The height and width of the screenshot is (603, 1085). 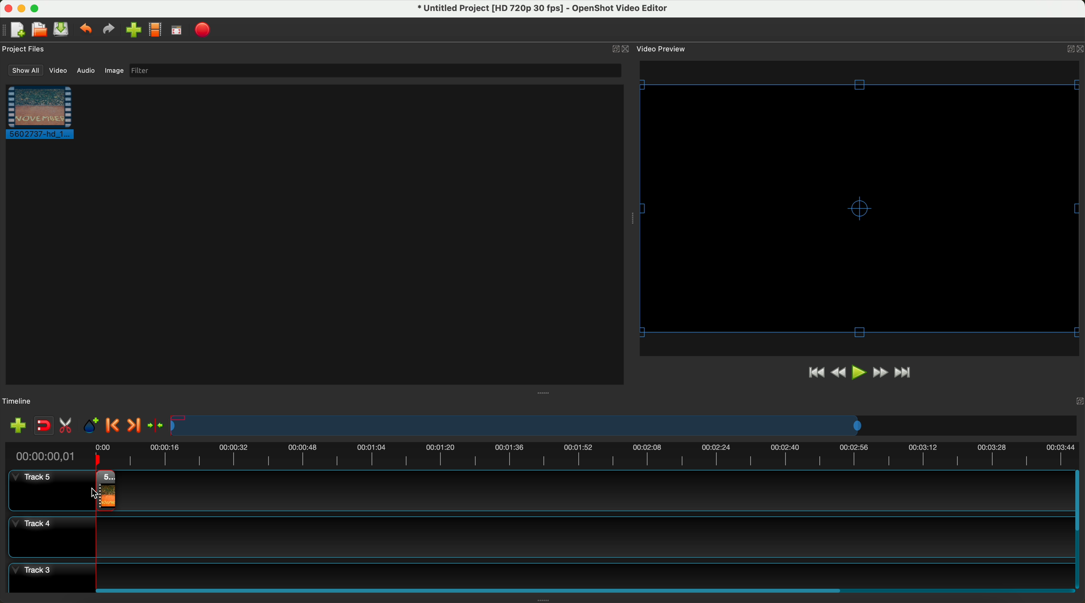 I want to click on rewind, so click(x=837, y=374).